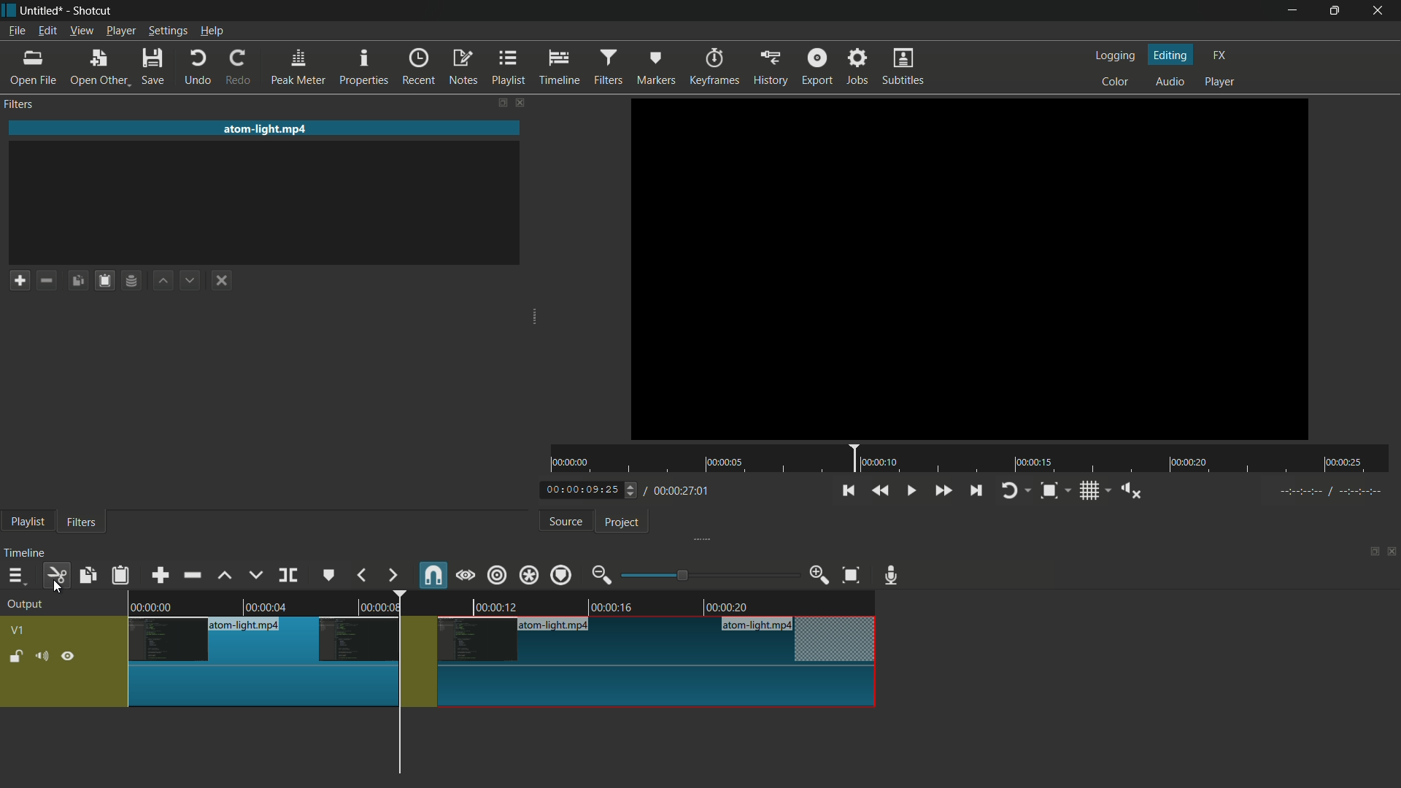  I want to click on ripple all tracks, so click(528, 574).